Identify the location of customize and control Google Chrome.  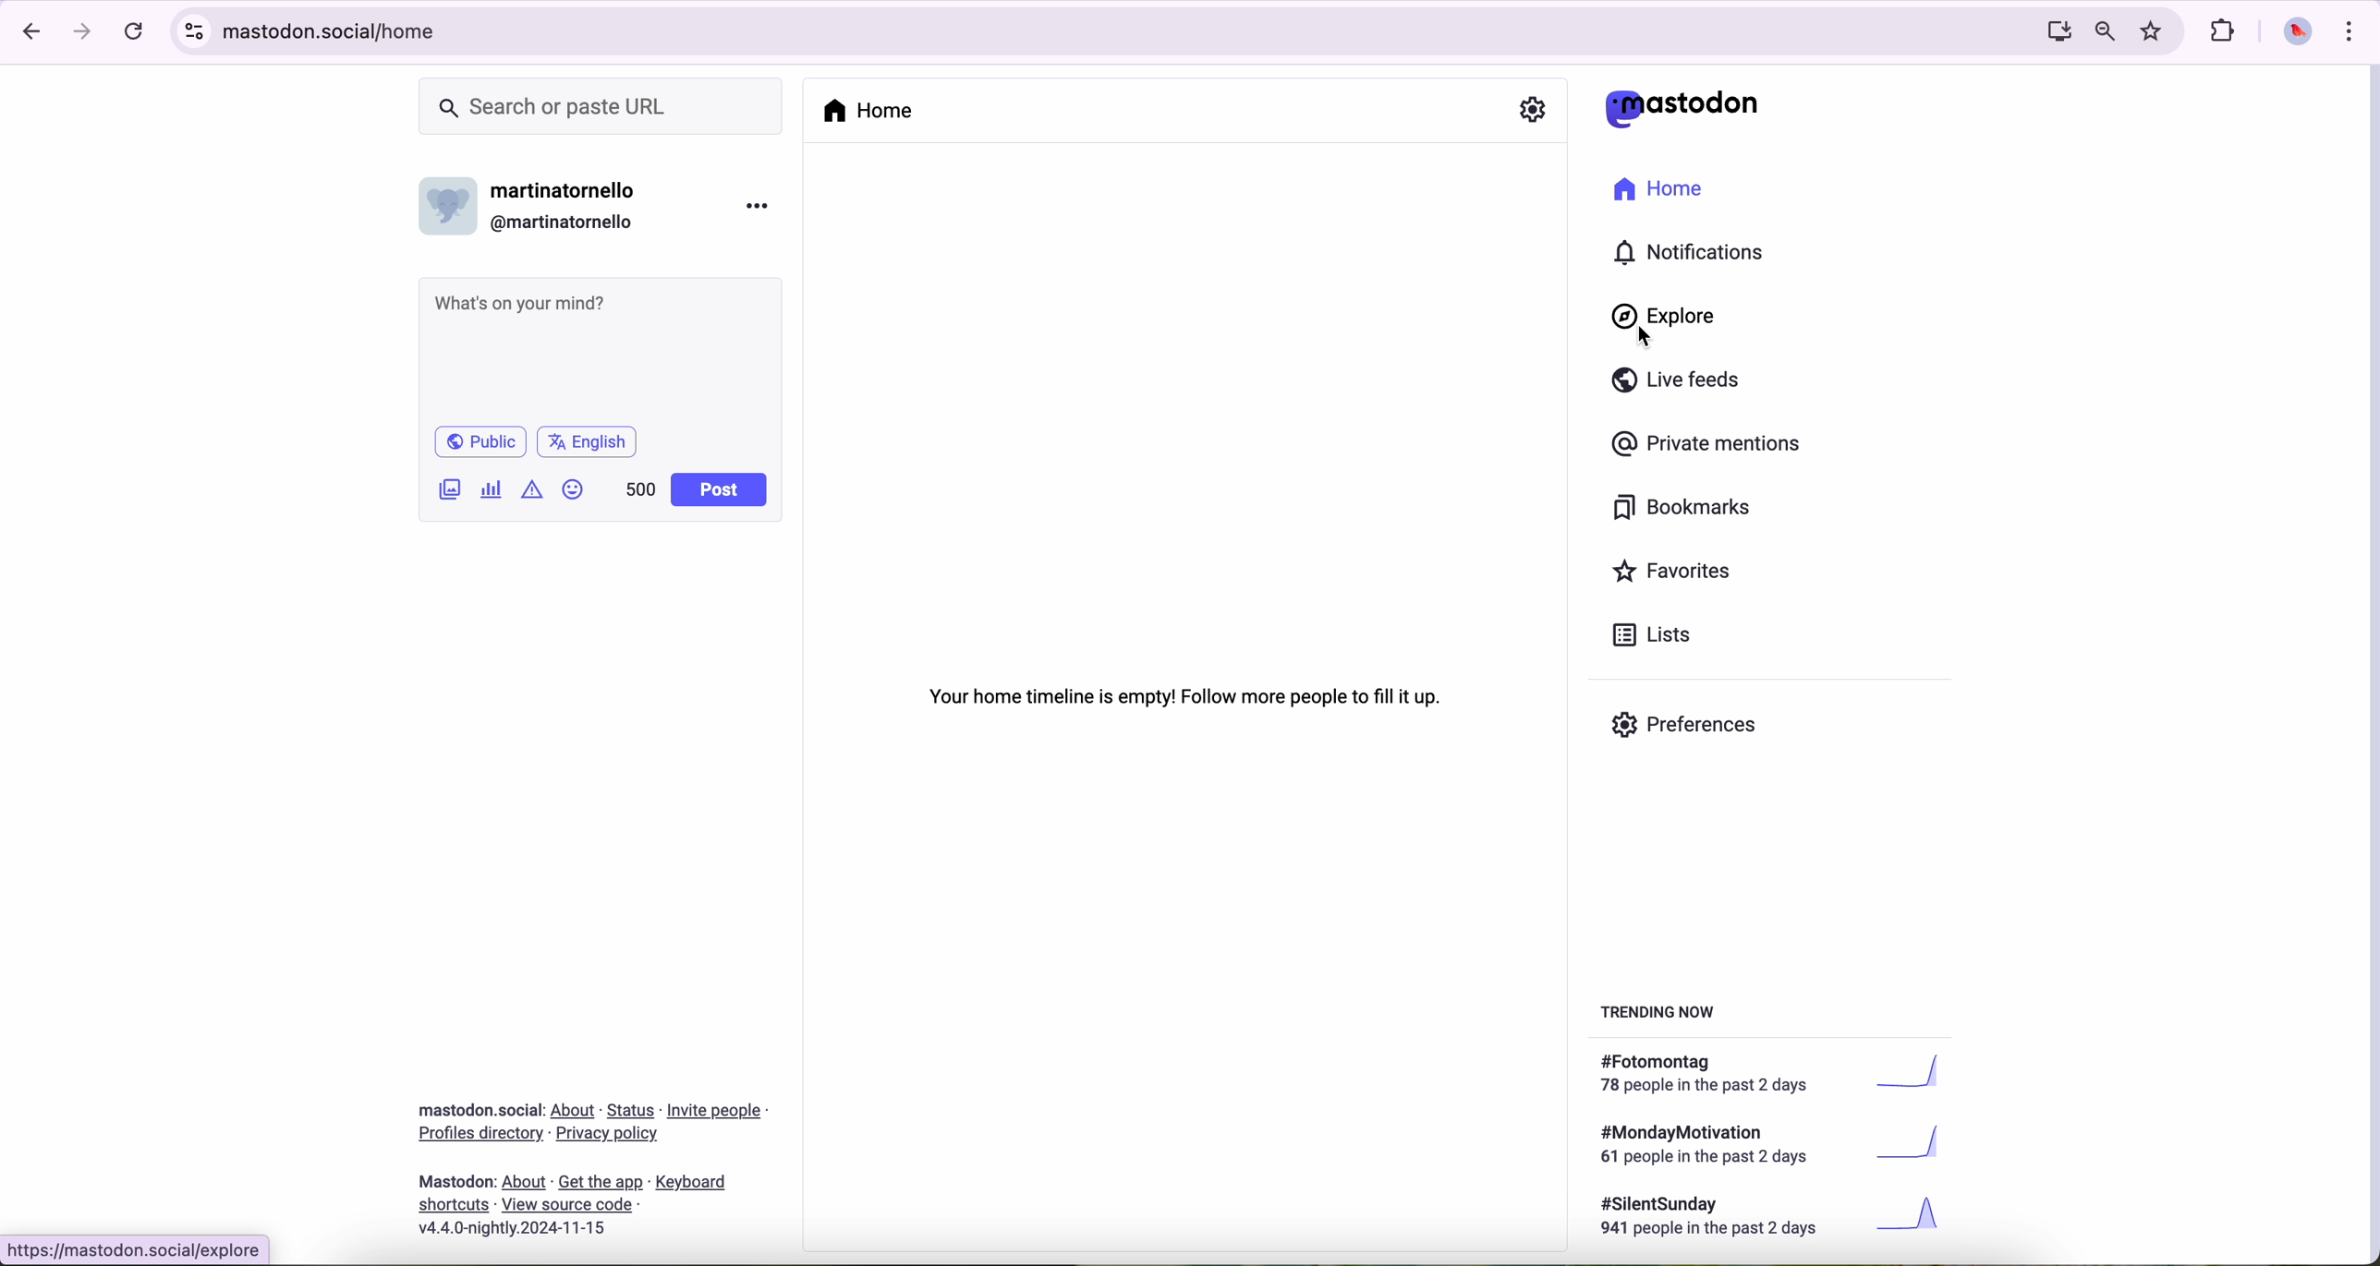
(2347, 30).